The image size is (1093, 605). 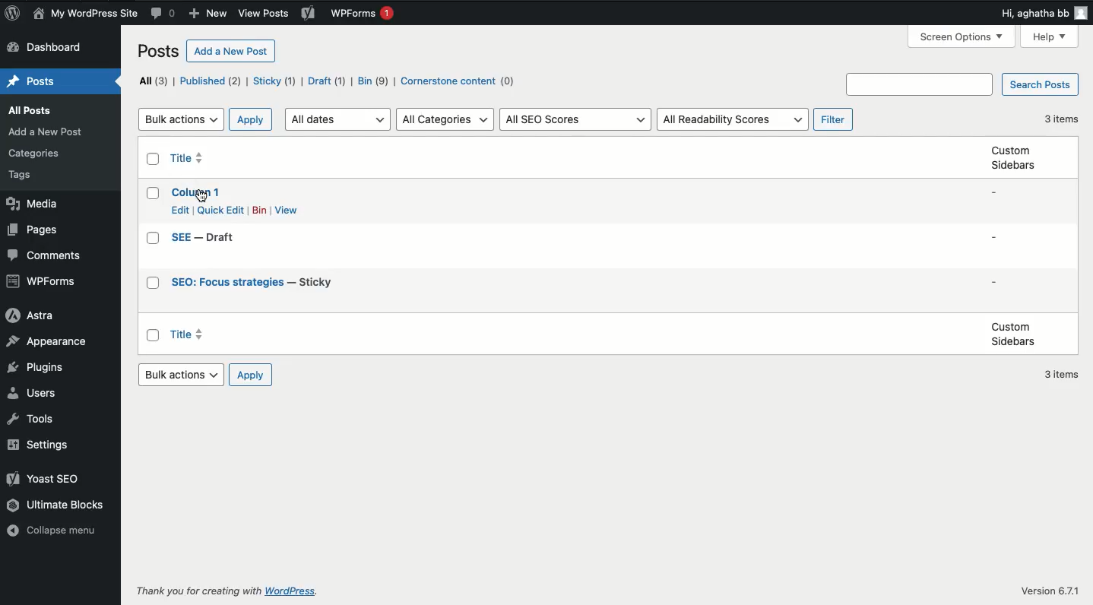 I want to click on Help, so click(x=1049, y=36).